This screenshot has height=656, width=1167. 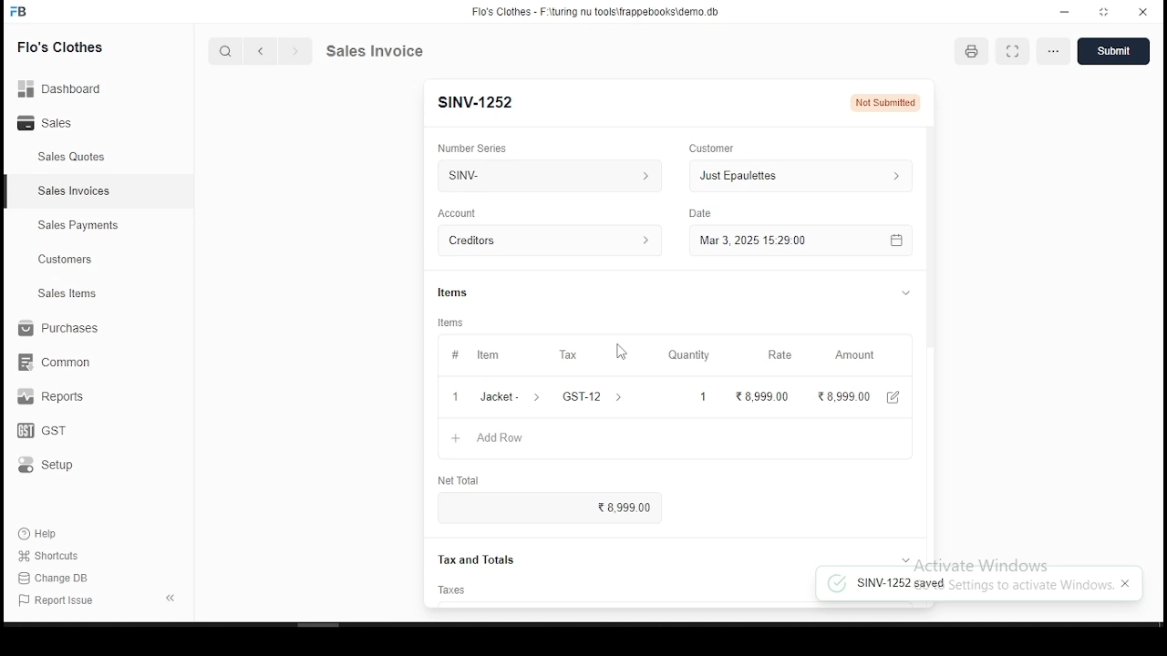 I want to click on 28,999.00, so click(x=848, y=395).